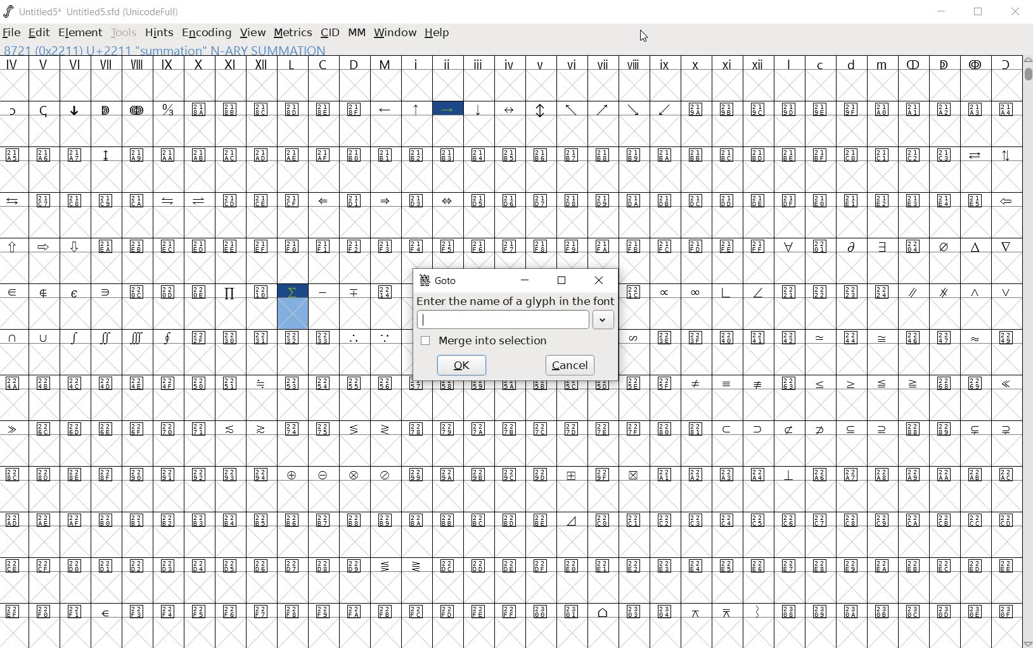  Describe the element at coordinates (139, 314) in the screenshot. I see `empty cells` at that location.